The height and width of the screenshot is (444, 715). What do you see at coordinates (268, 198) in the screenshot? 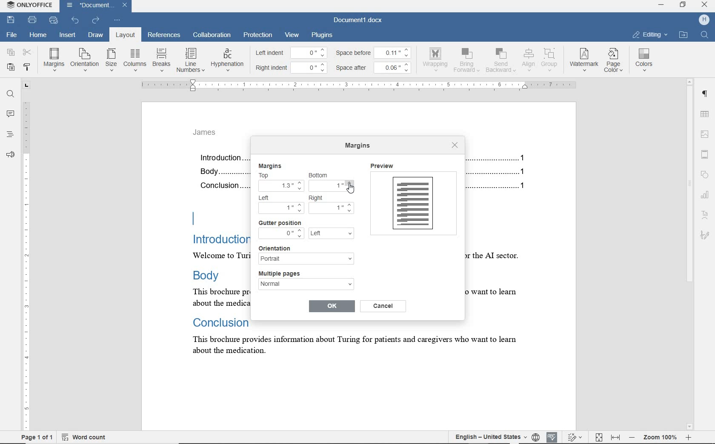
I see `Left` at bounding box center [268, 198].